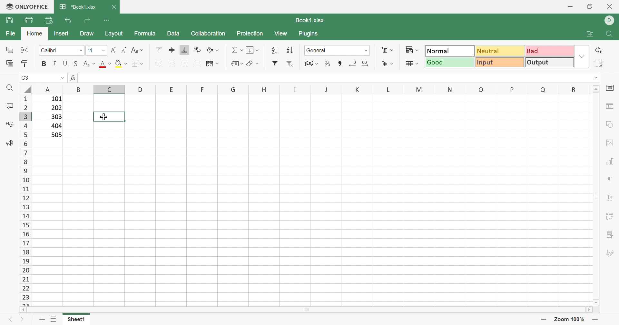 The image size is (619, 325). I want to click on paragraph settings, so click(611, 179).